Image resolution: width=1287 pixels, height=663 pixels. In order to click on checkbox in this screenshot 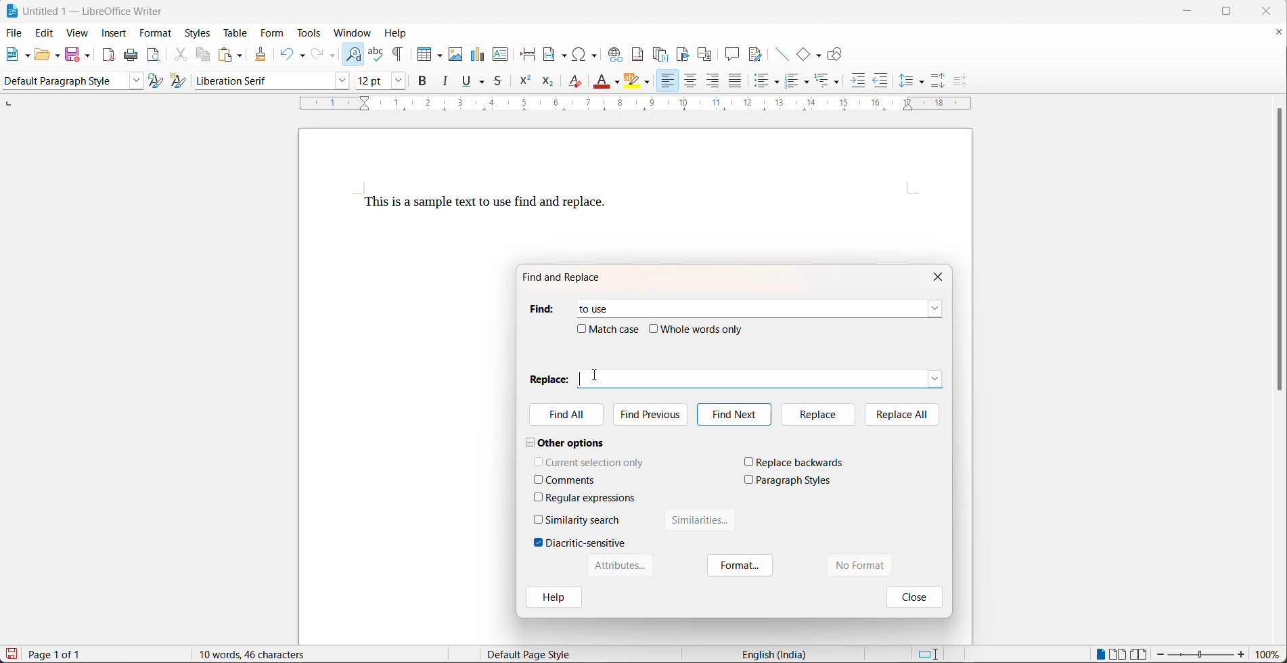, I will do `click(539, 461)`.